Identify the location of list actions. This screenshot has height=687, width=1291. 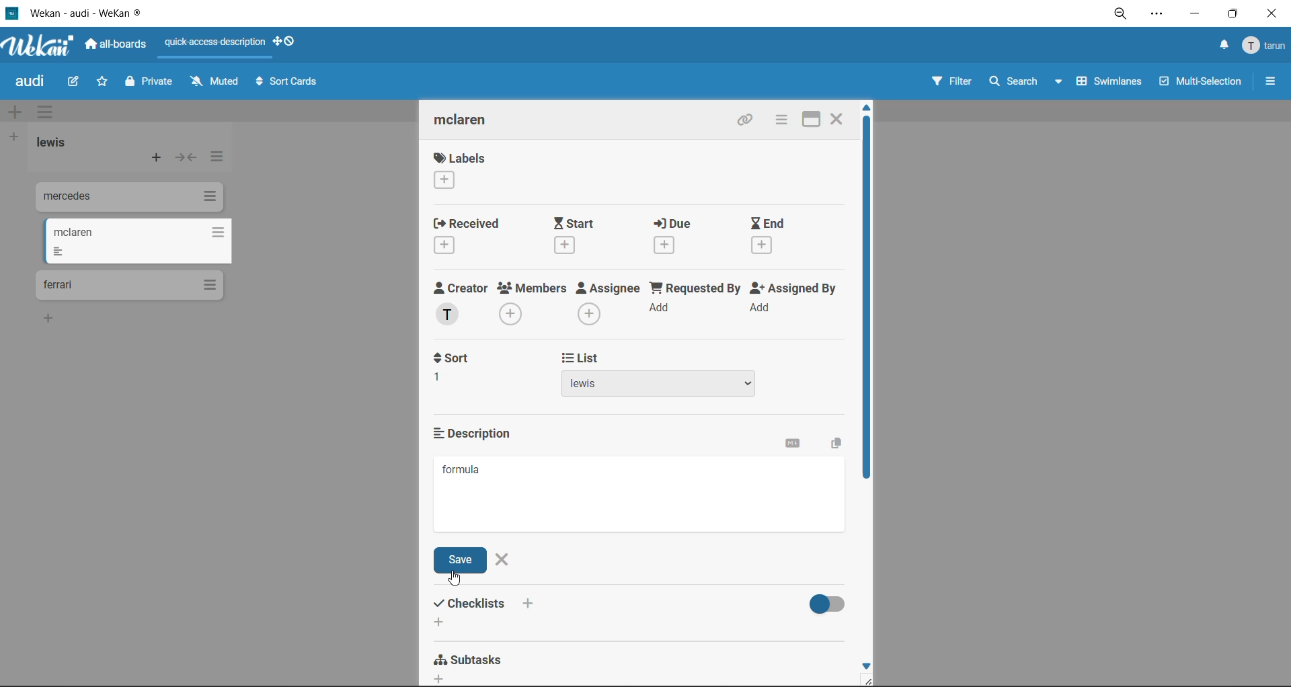
(214, 160).